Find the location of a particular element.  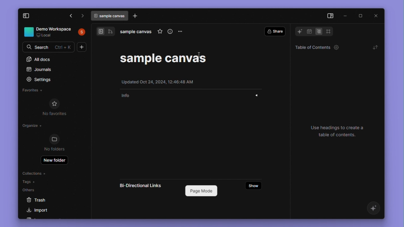

Favourite is located at coordinates (33, 90).